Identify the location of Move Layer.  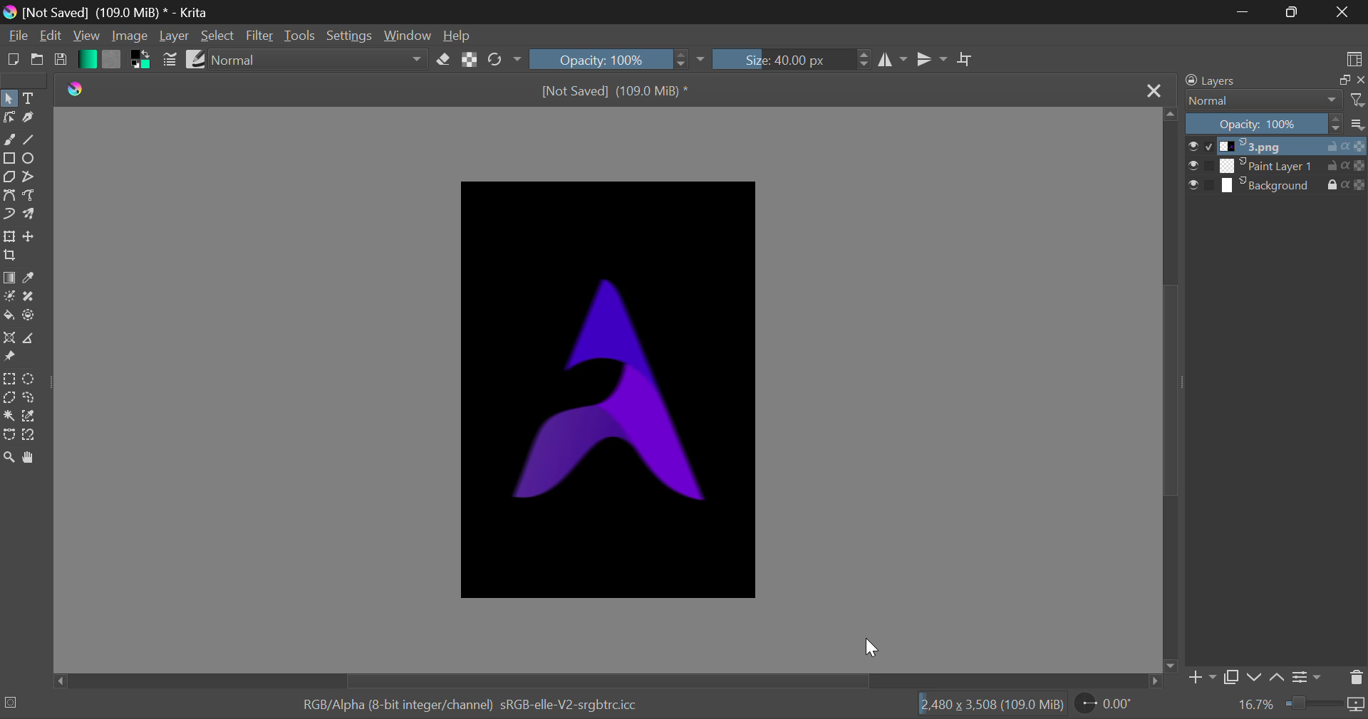
(31, 236).